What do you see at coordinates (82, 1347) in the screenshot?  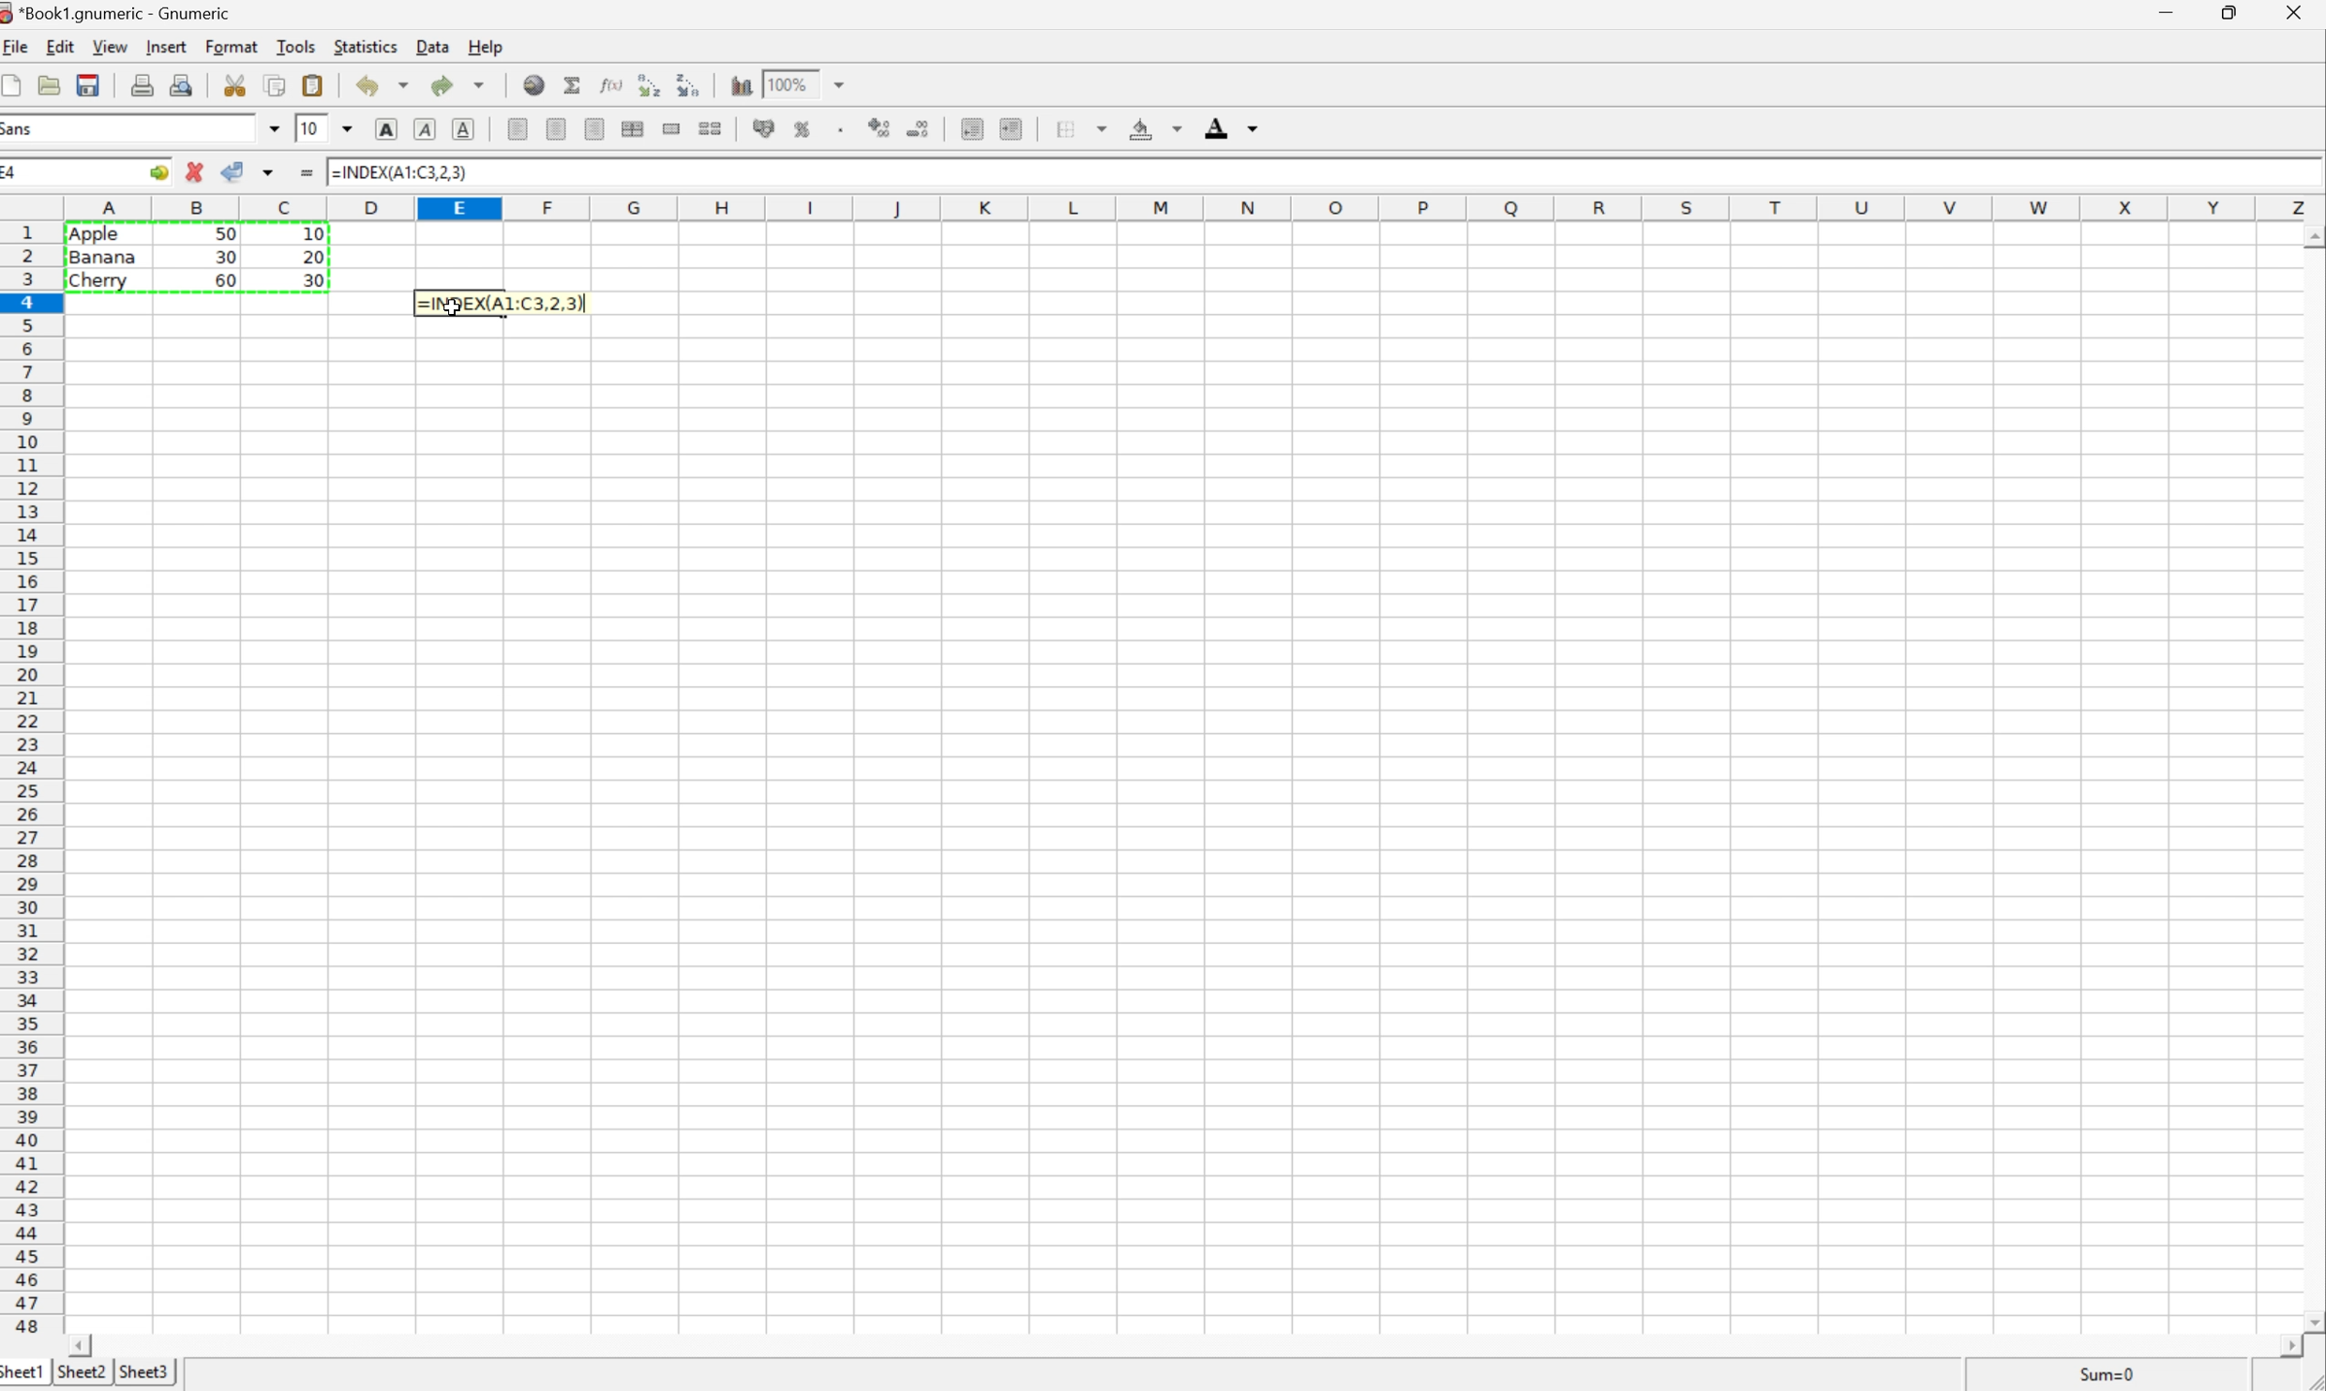 I see `scroll left` at bounding box center [82, 1347].